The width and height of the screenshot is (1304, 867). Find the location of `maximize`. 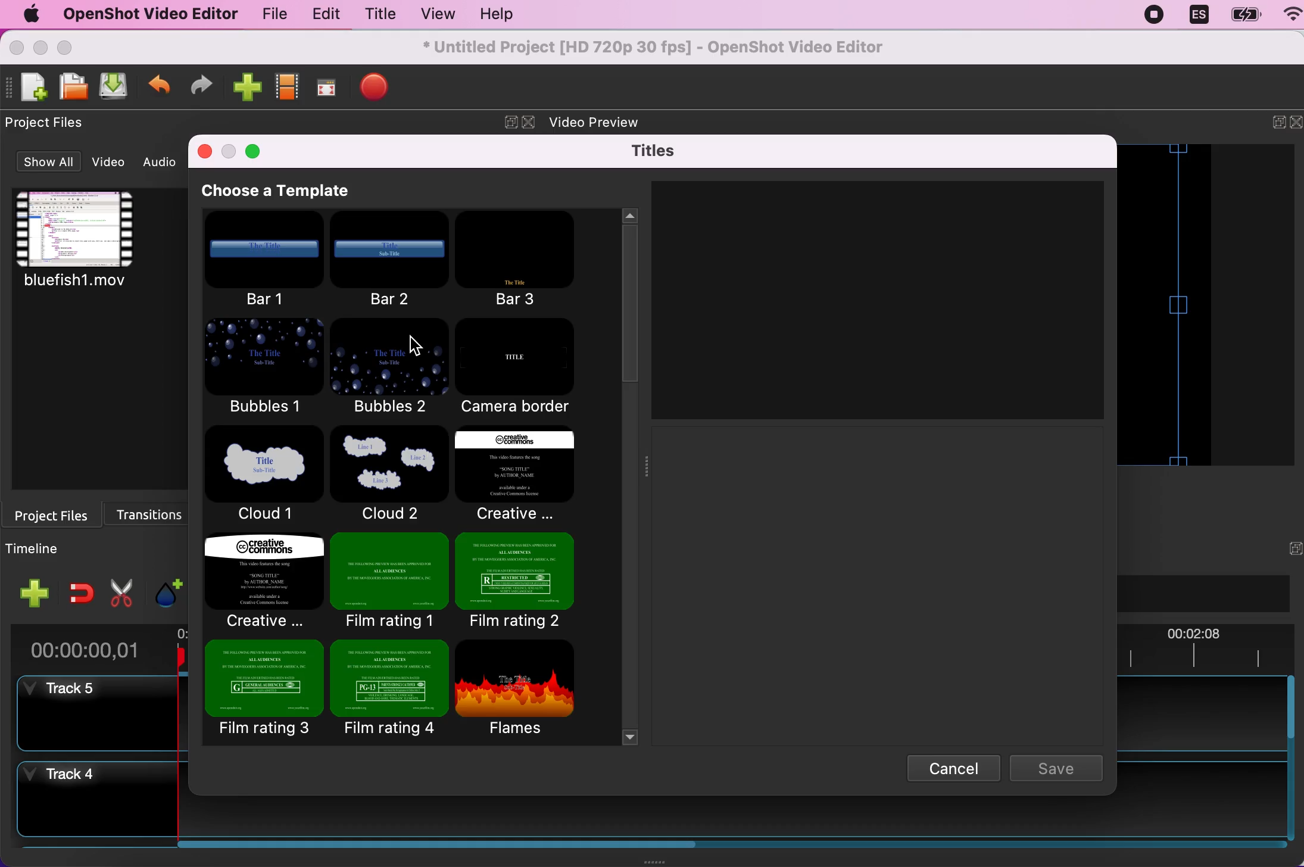

maximize is located at coordinates (71, 47).